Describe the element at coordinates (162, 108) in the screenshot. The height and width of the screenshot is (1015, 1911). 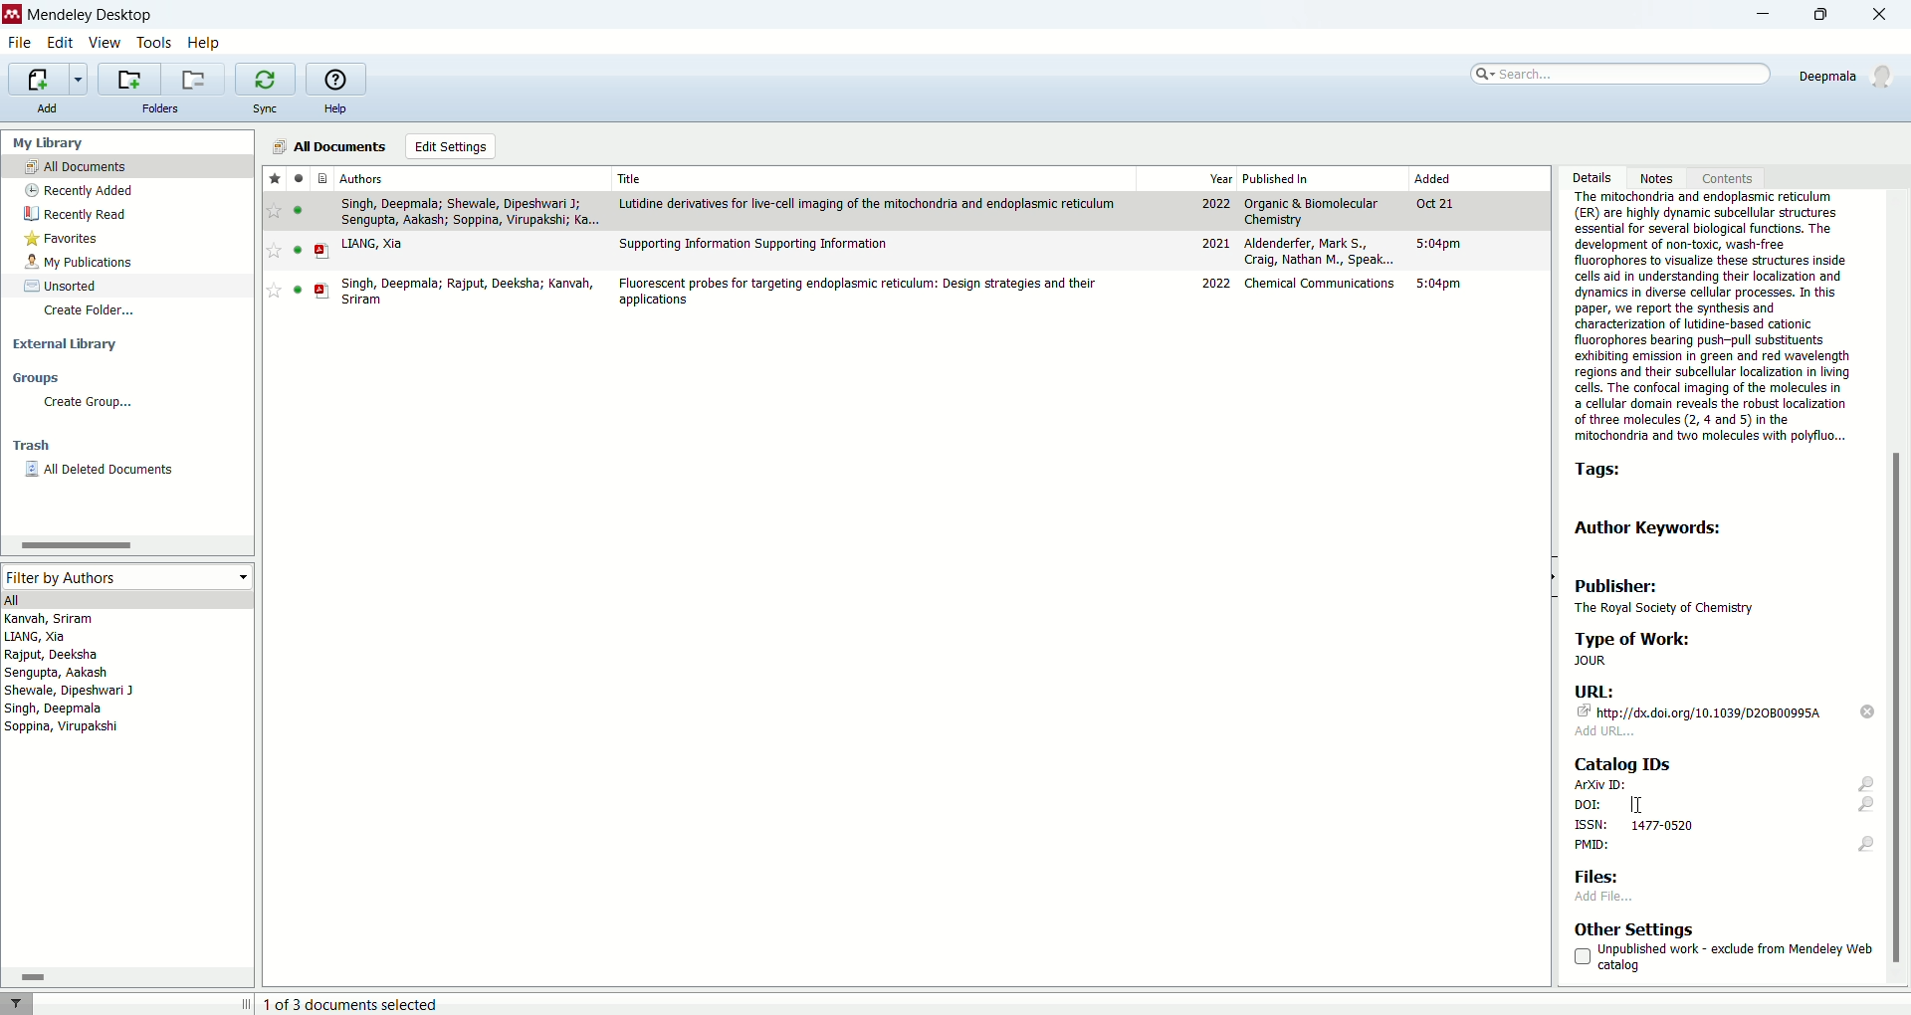
I see `folders` at that location.